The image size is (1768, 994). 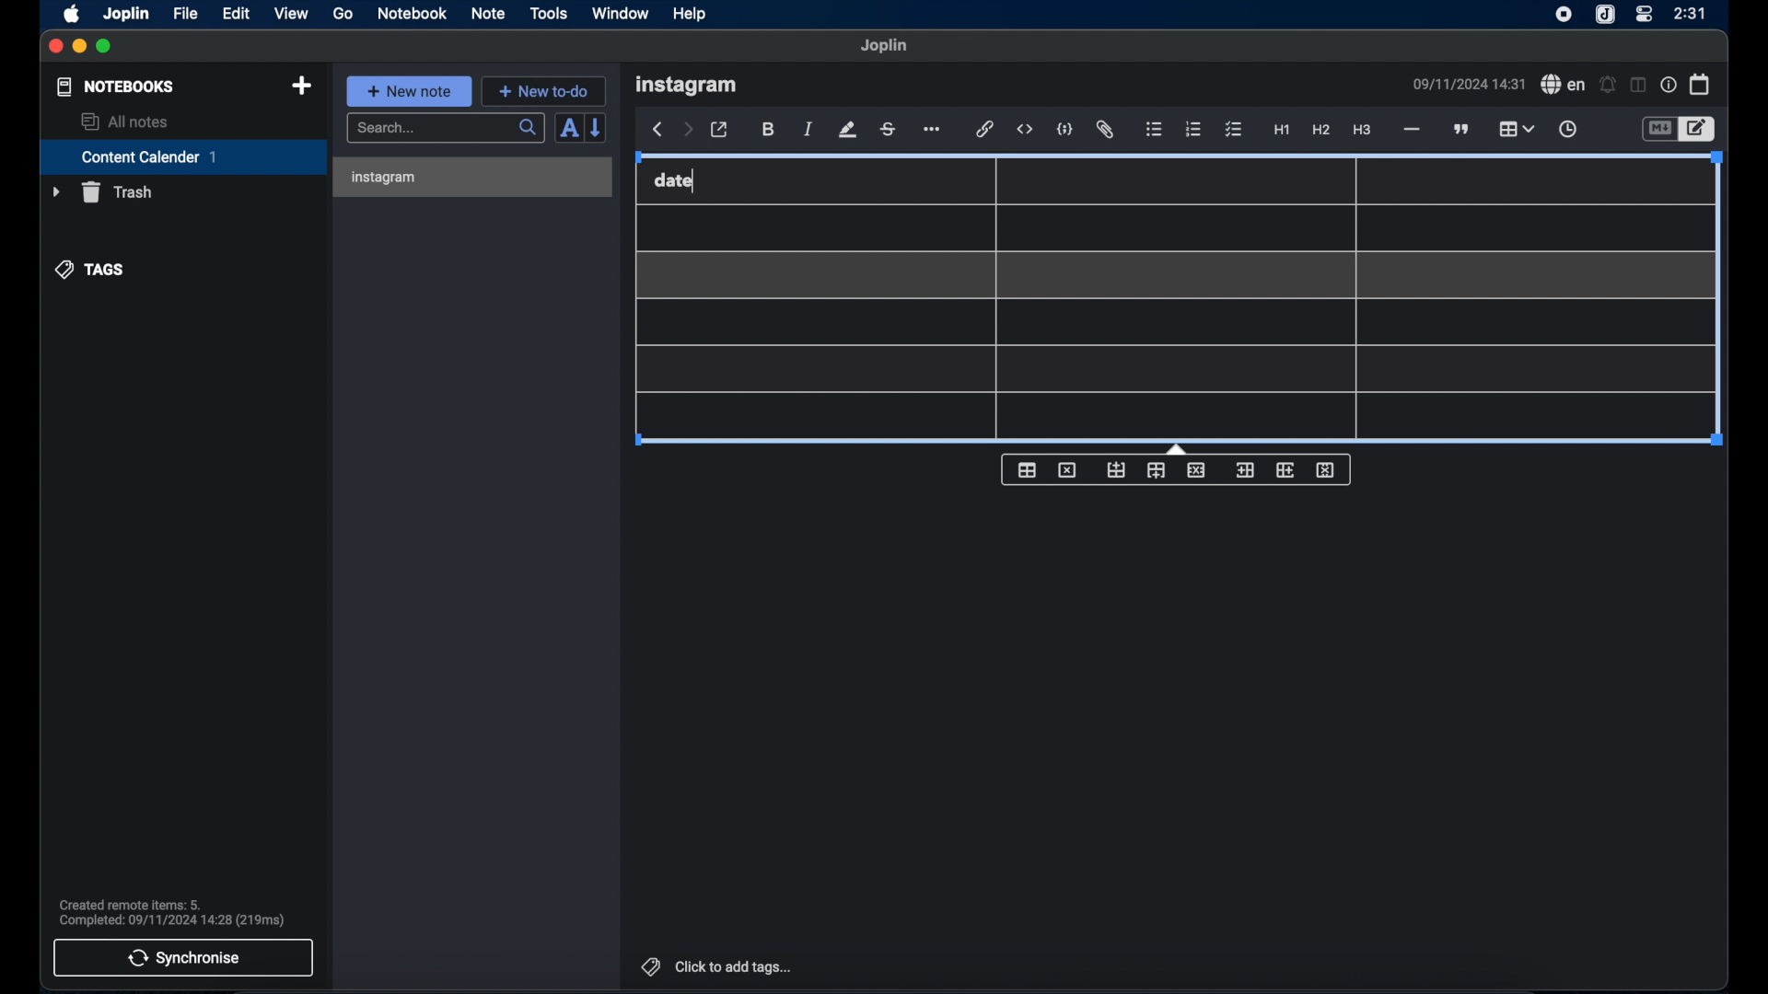 What do you see at coordinates (543, 91) in the screenshot?
I see `new to-do` at bounding box center [543, 91].